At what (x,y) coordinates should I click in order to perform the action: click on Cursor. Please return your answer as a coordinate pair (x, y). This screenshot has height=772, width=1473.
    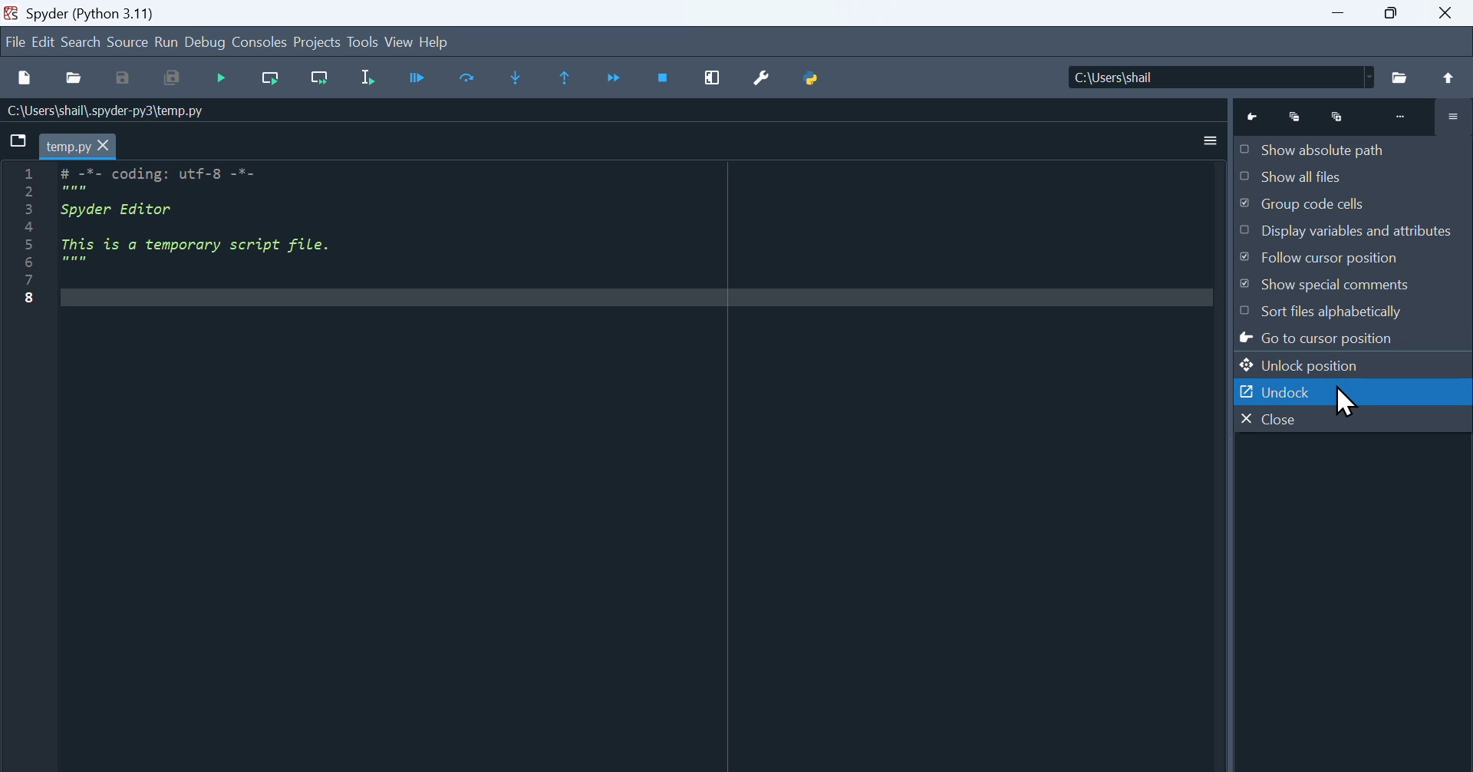
    Looking at the image, I should click on (1343, 400).